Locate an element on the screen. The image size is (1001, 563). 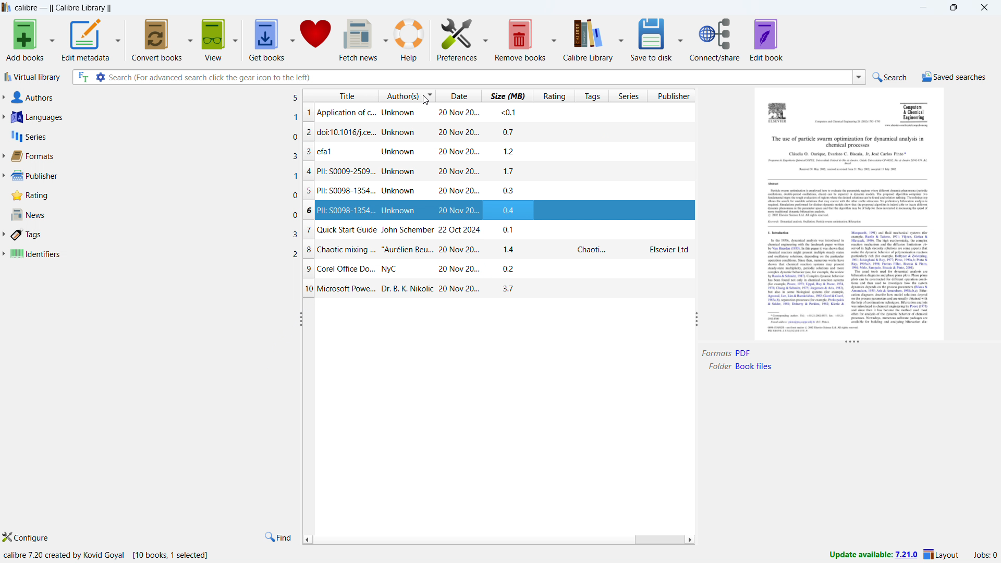
search full text is located at coordinates (83, 77).